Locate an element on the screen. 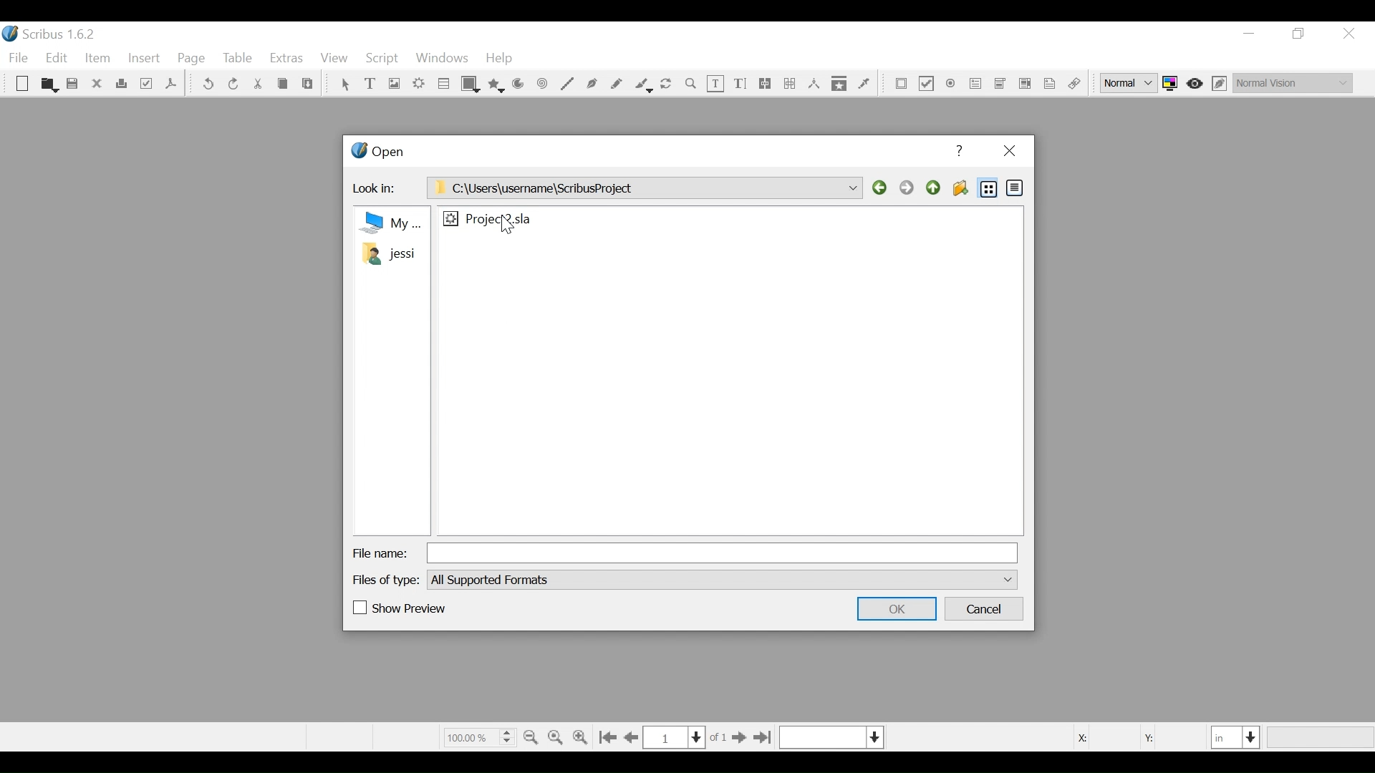 The height and width of the screenshot is (773, 1375). Table is located at coordinates (444, 85).